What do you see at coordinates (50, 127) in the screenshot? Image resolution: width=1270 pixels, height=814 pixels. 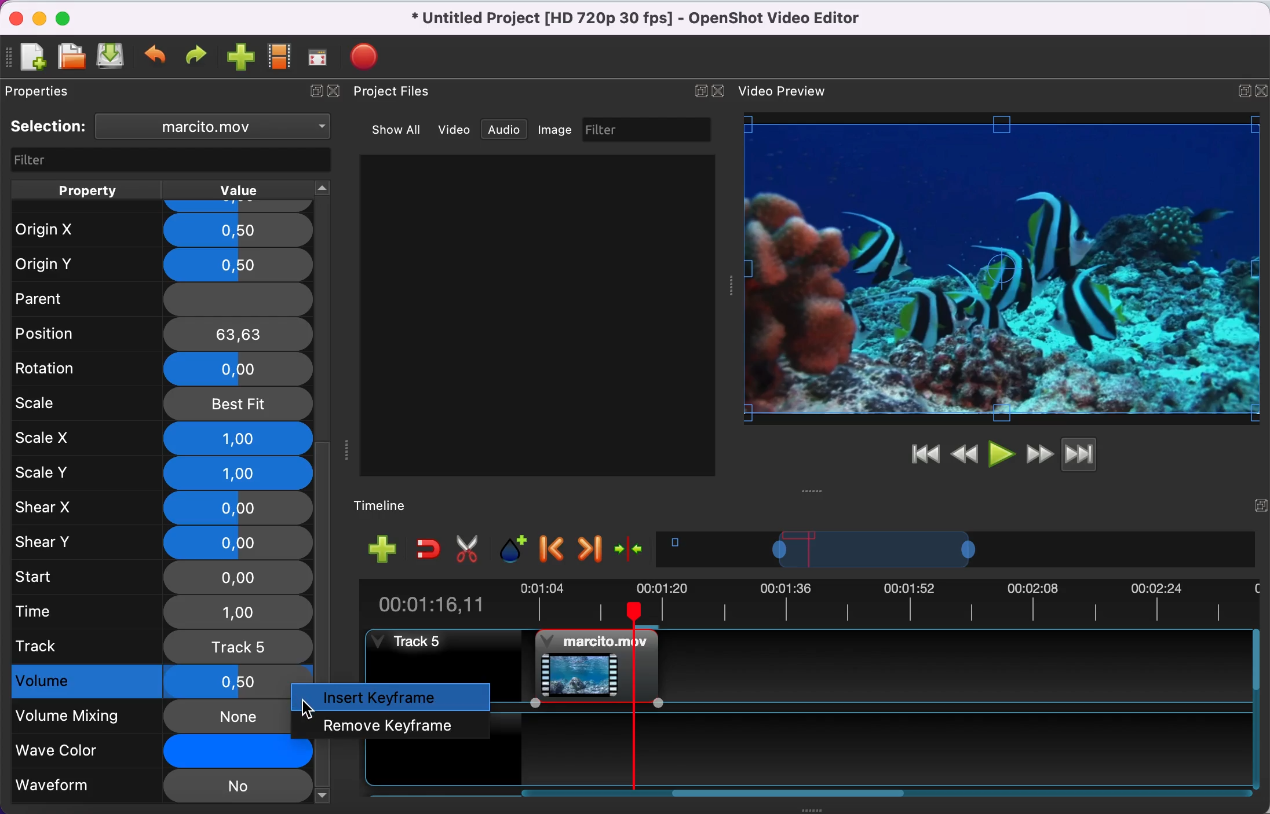 I see `selection` at bounding box center [50, 127].